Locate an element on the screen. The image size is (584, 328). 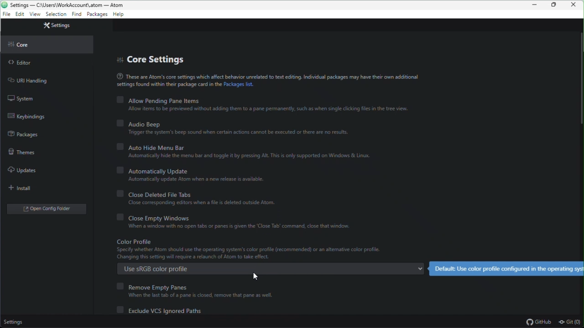
slider is located at coordinates (579, 95).